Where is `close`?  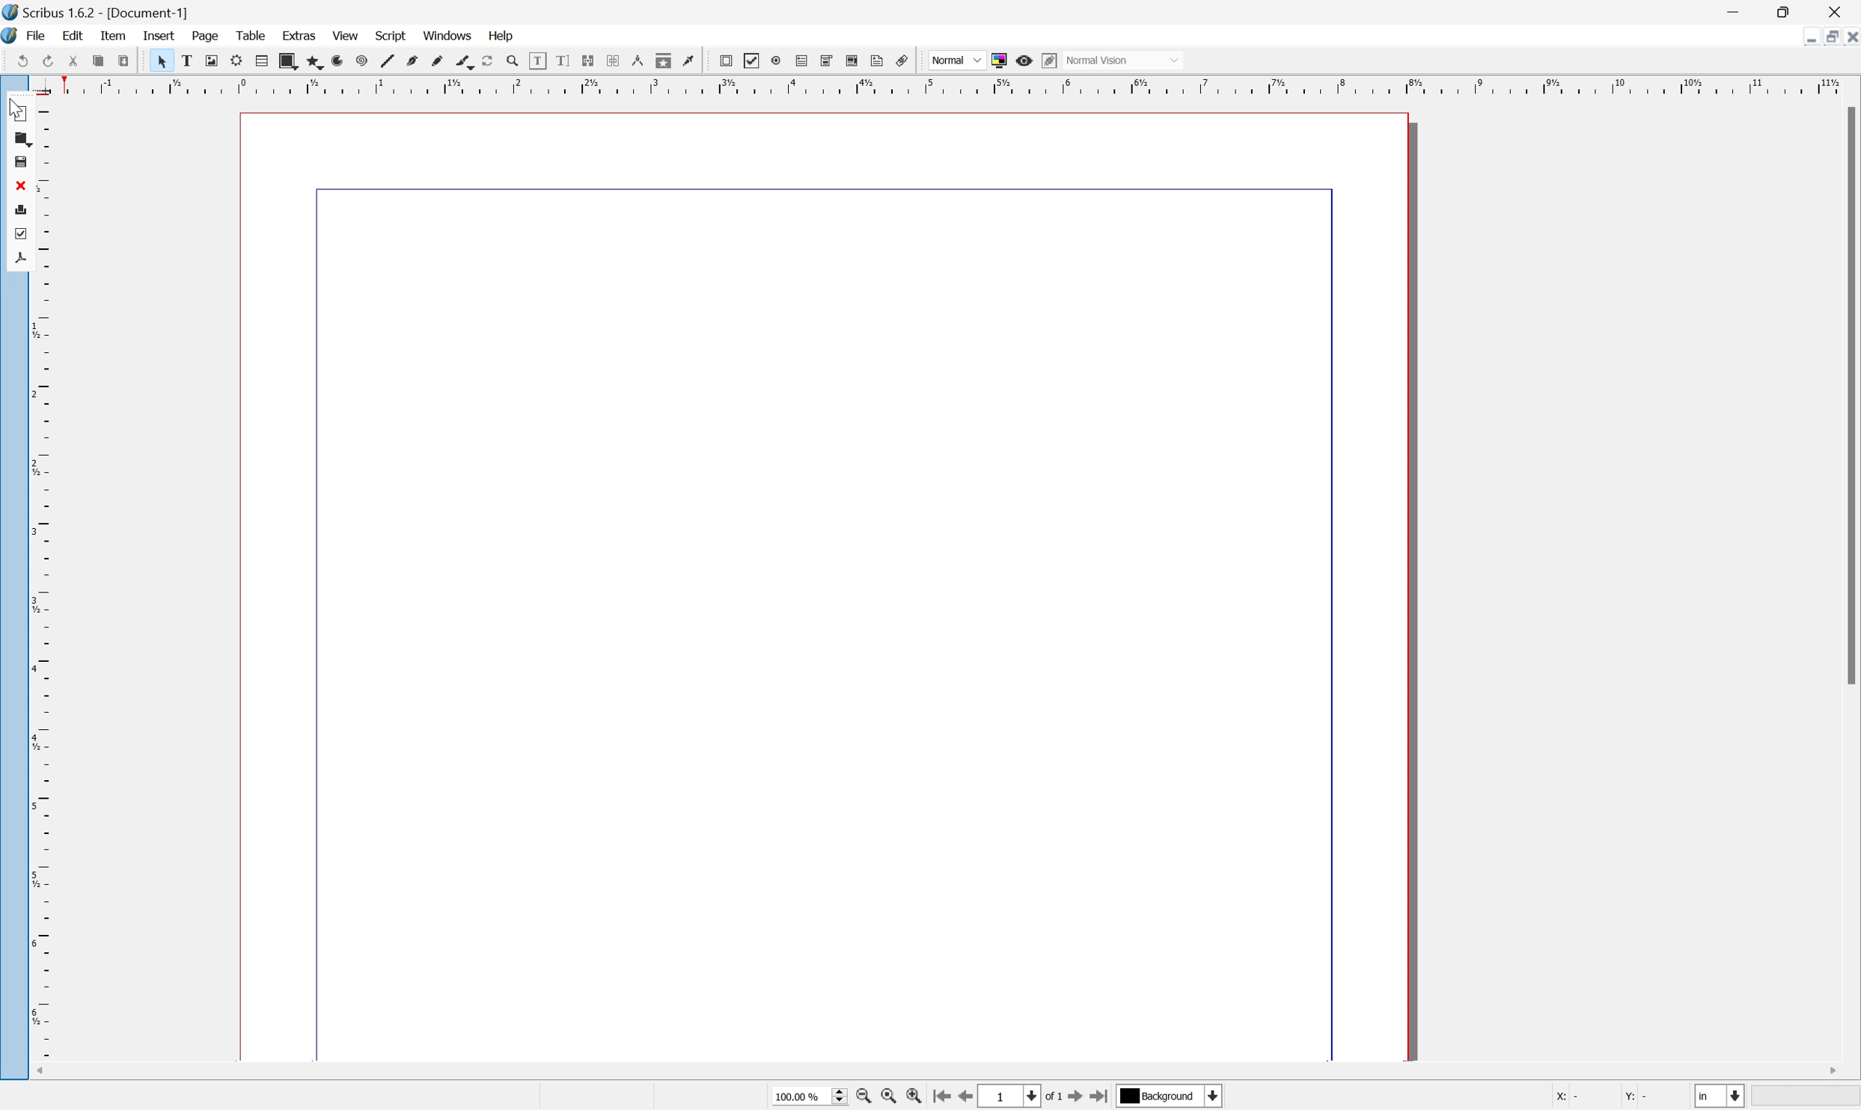 close is located at coordinates (97, 60).